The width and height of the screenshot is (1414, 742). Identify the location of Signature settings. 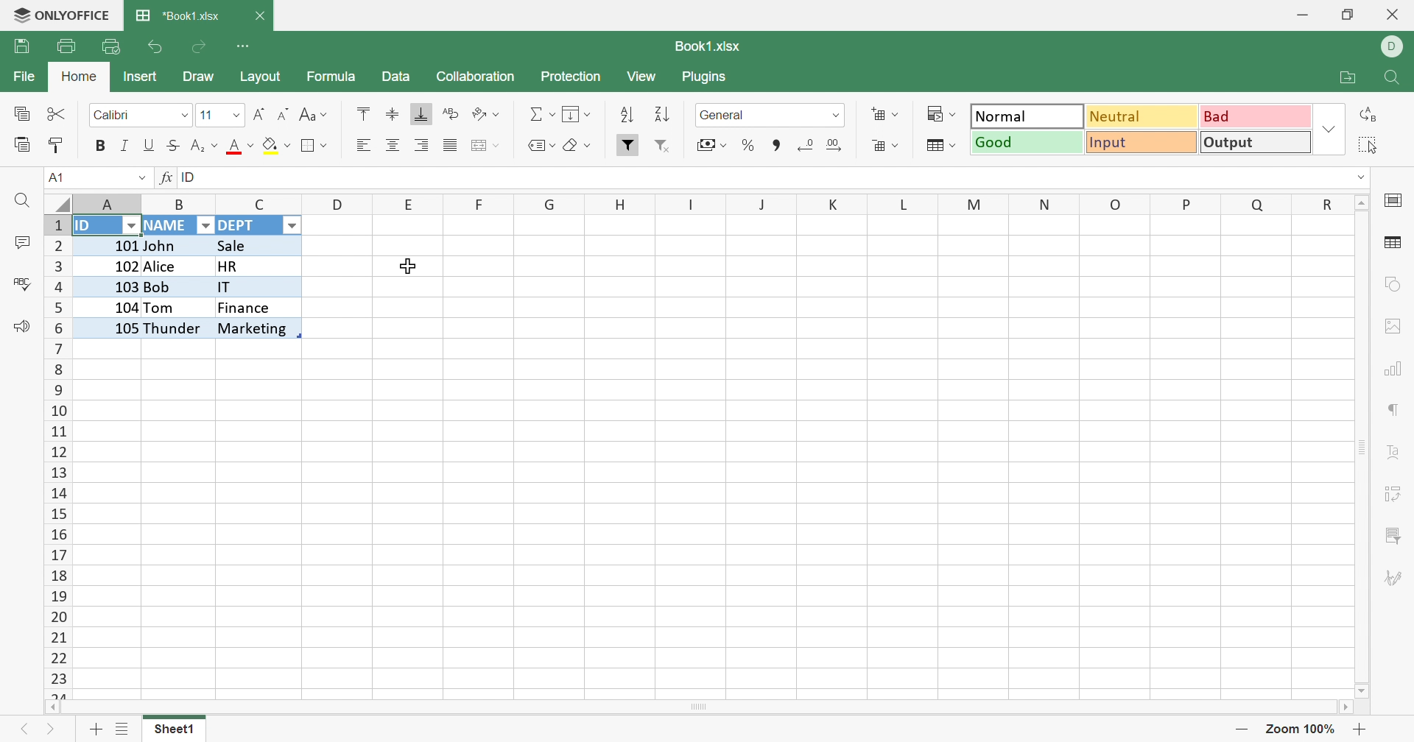
(1397, 580).